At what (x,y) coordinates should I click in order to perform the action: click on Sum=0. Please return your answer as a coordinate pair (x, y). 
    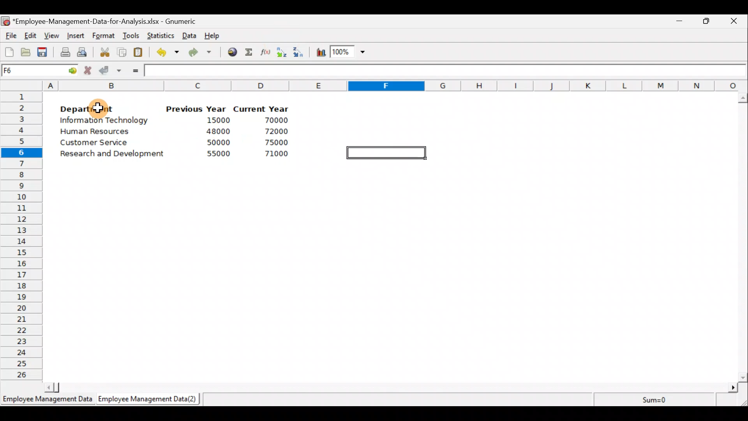
    Looking at the image, I should click on (658, 401).